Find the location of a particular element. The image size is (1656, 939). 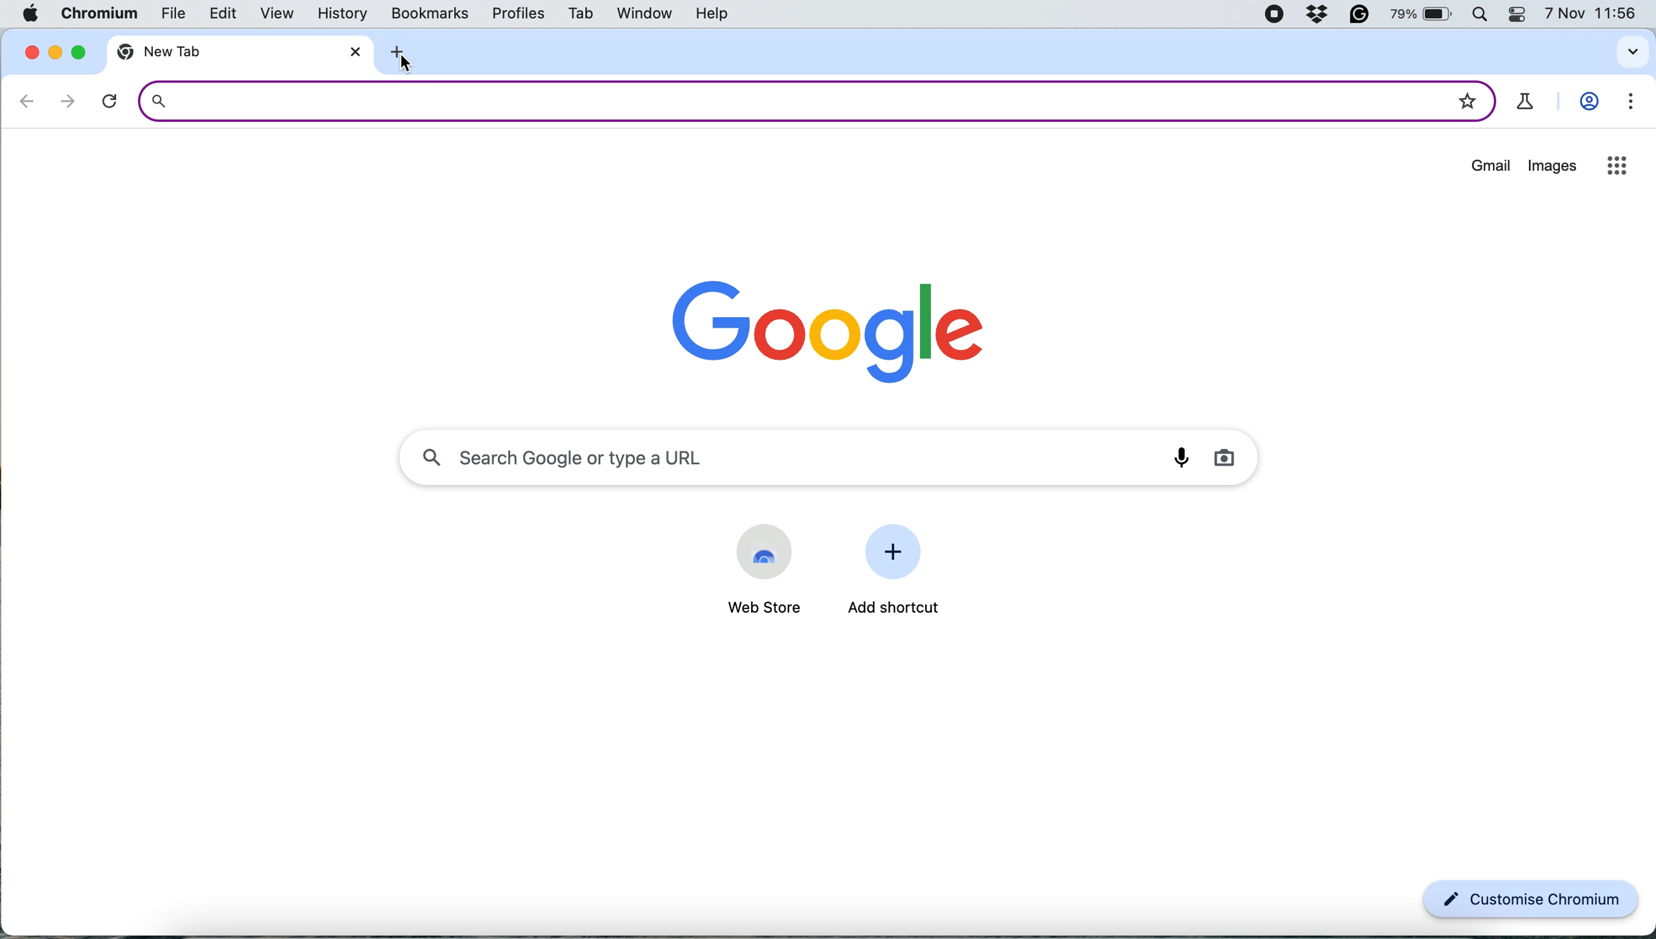

add shortcut is located at coordinates (898, 554).